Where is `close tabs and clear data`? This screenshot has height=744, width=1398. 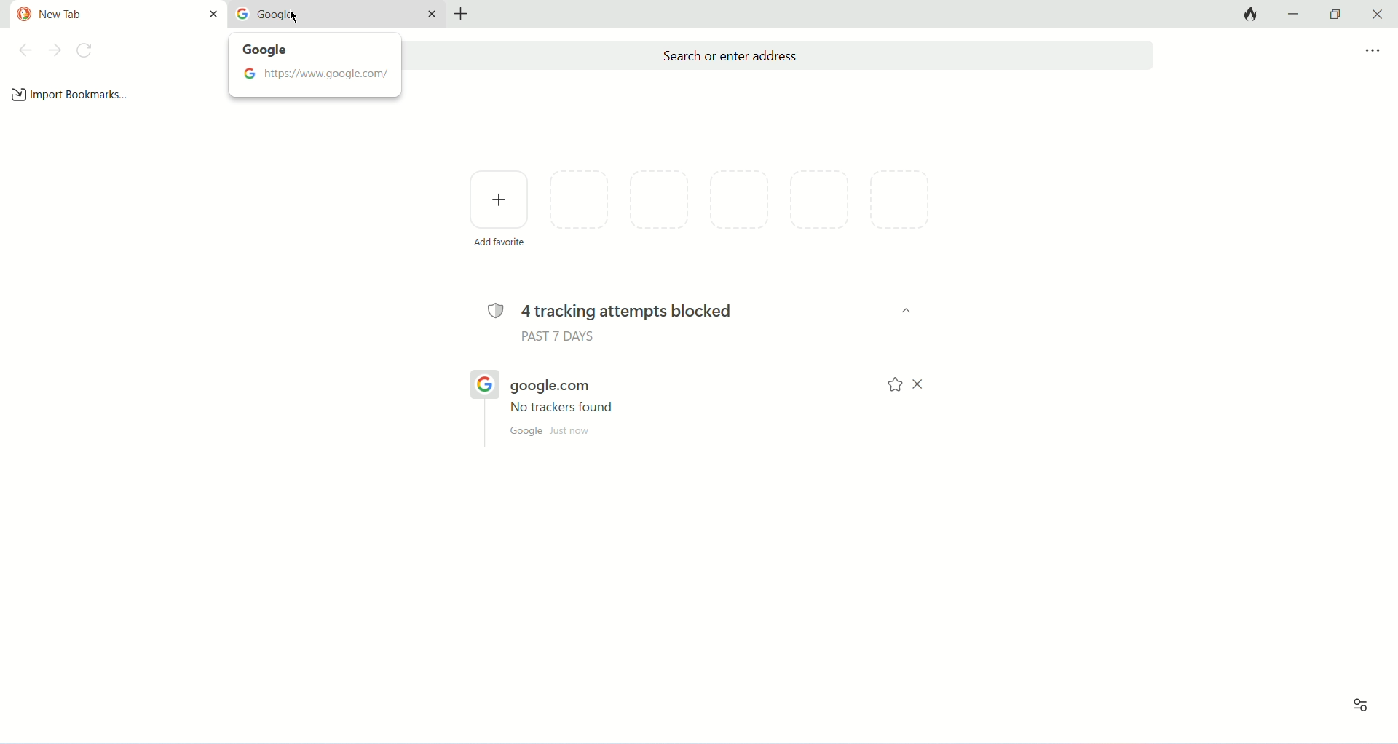
close tabs and clear data is located at coordinates (1252, 15).